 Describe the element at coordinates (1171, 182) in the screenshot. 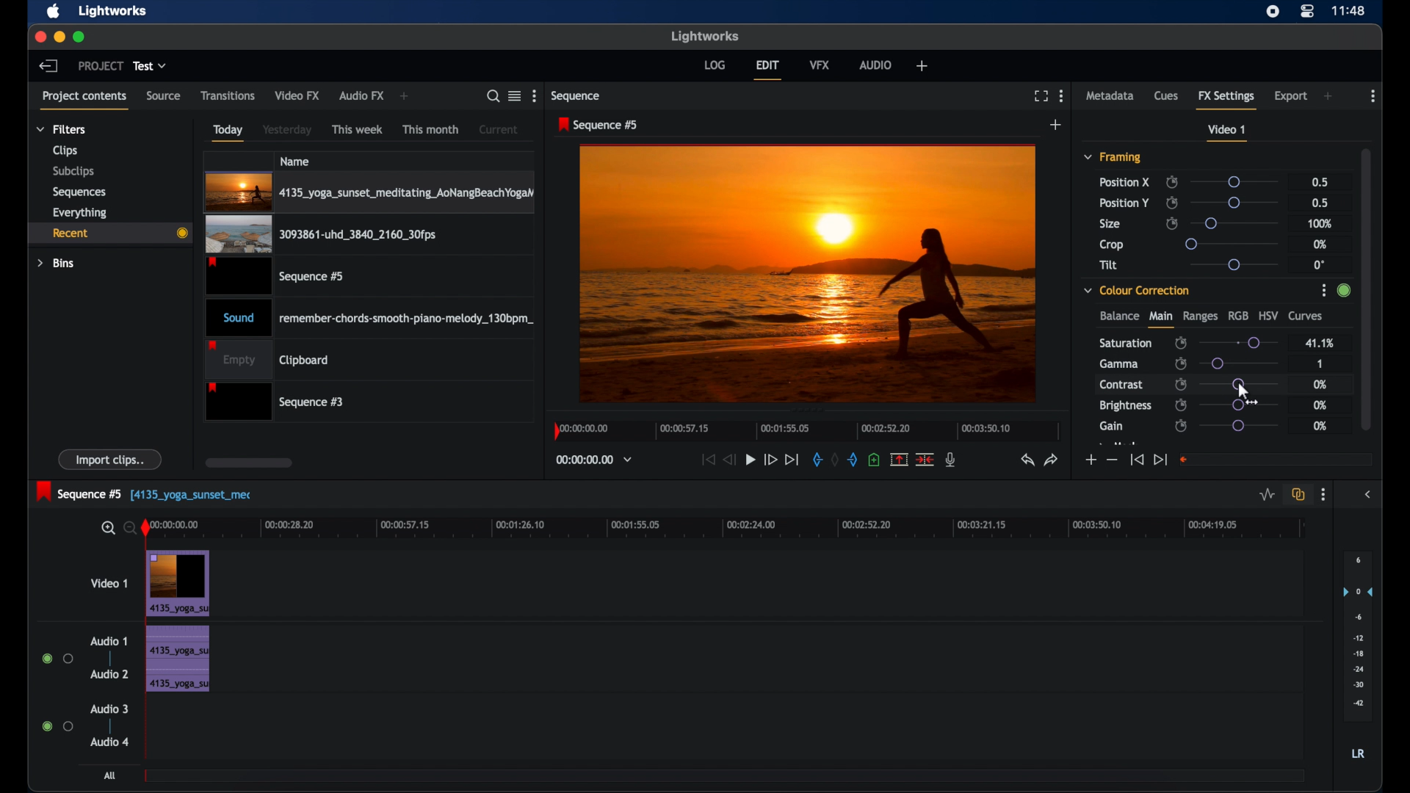

I see `enable/disable keyframes` at that location.